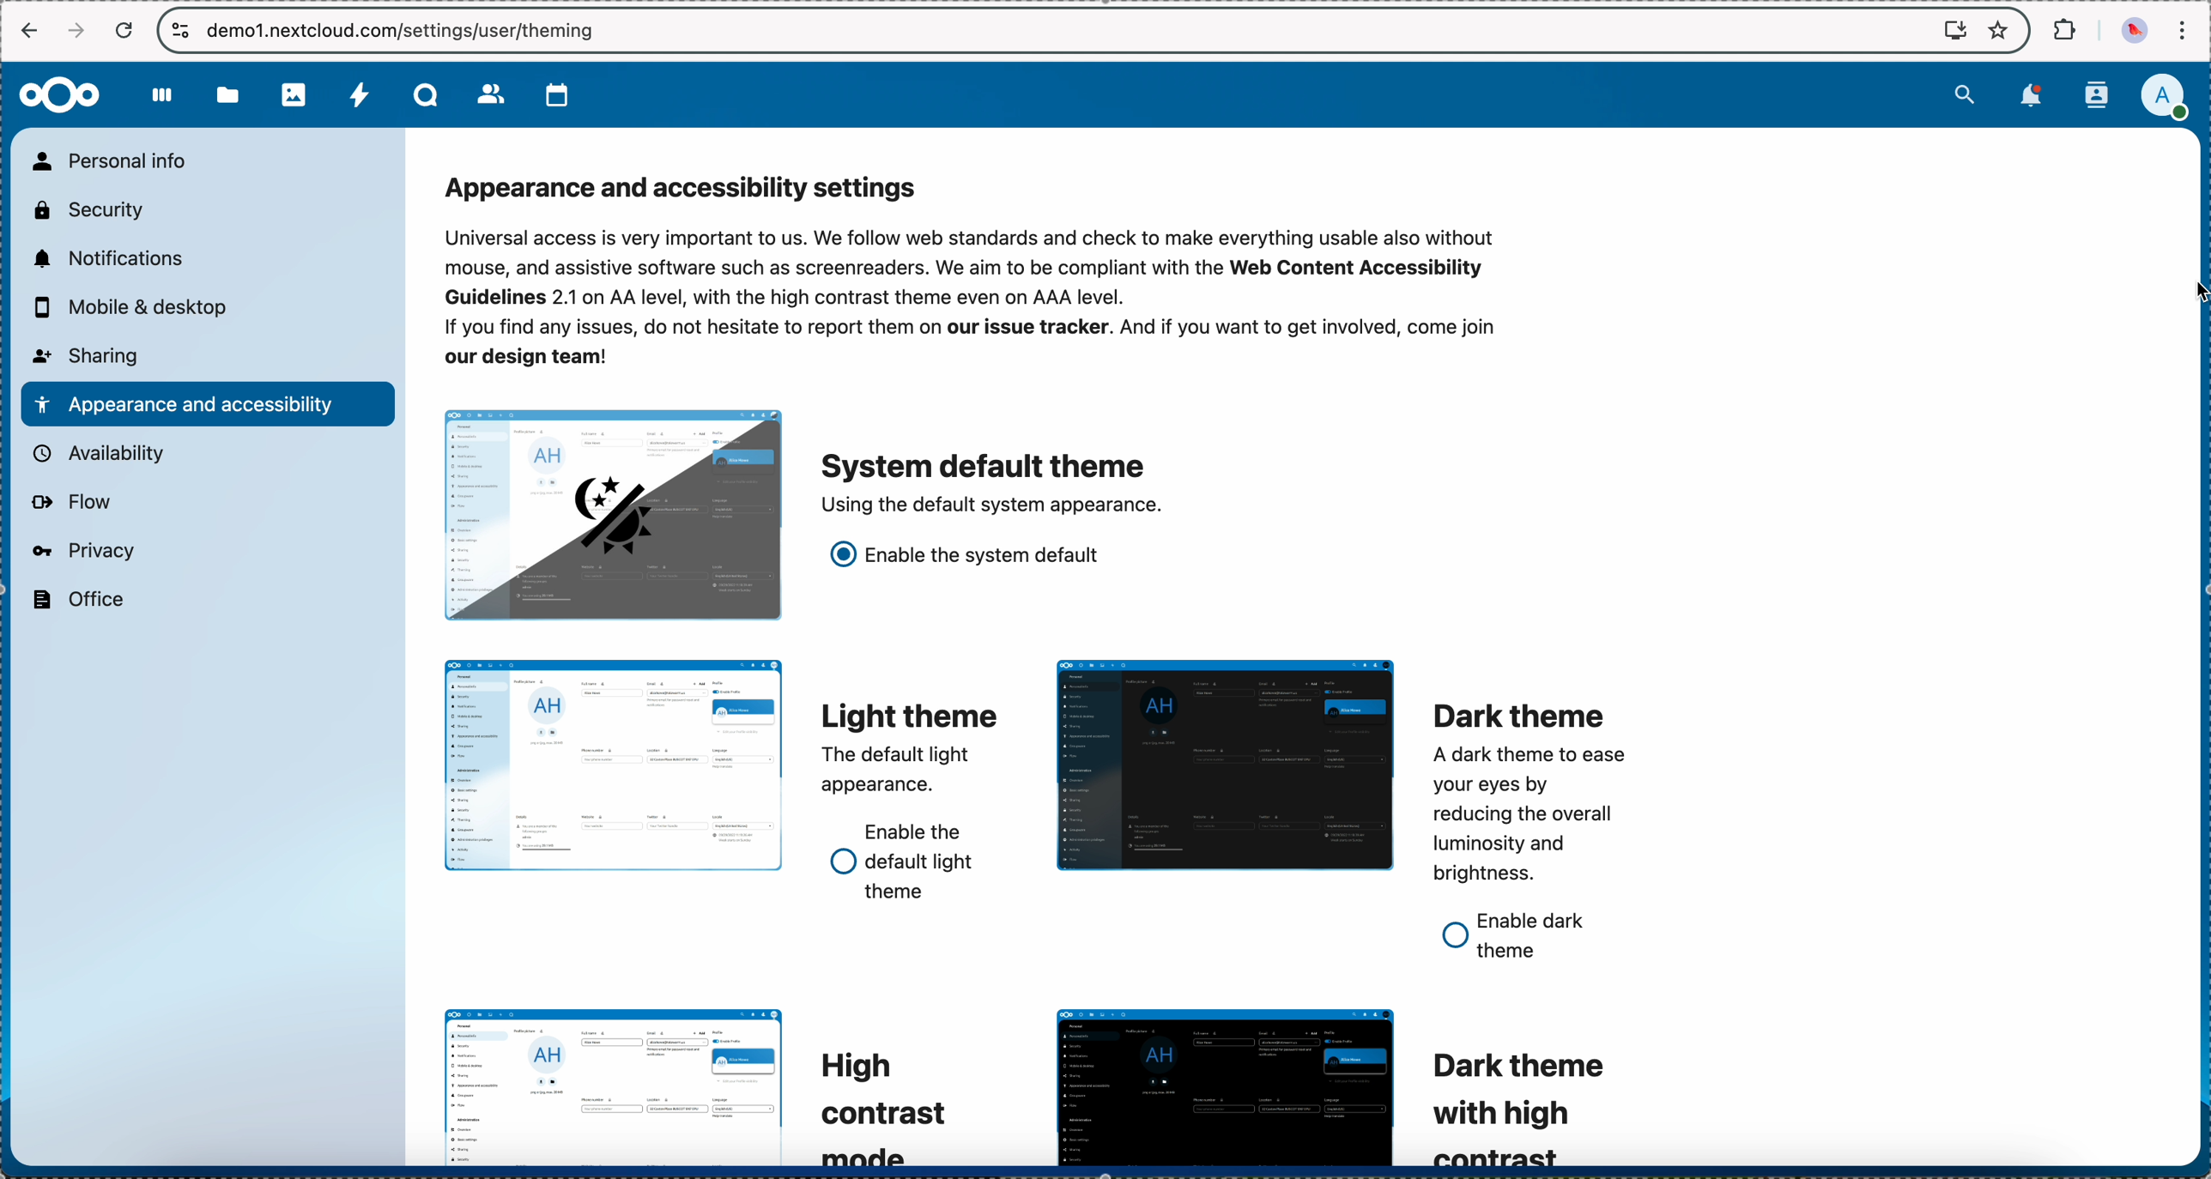 The width and height of the screenshot is (2211, 1179). What do you see at coordinates (422, 96) in the screenshot?
I see `Talk` at bounding box center [422, 96].